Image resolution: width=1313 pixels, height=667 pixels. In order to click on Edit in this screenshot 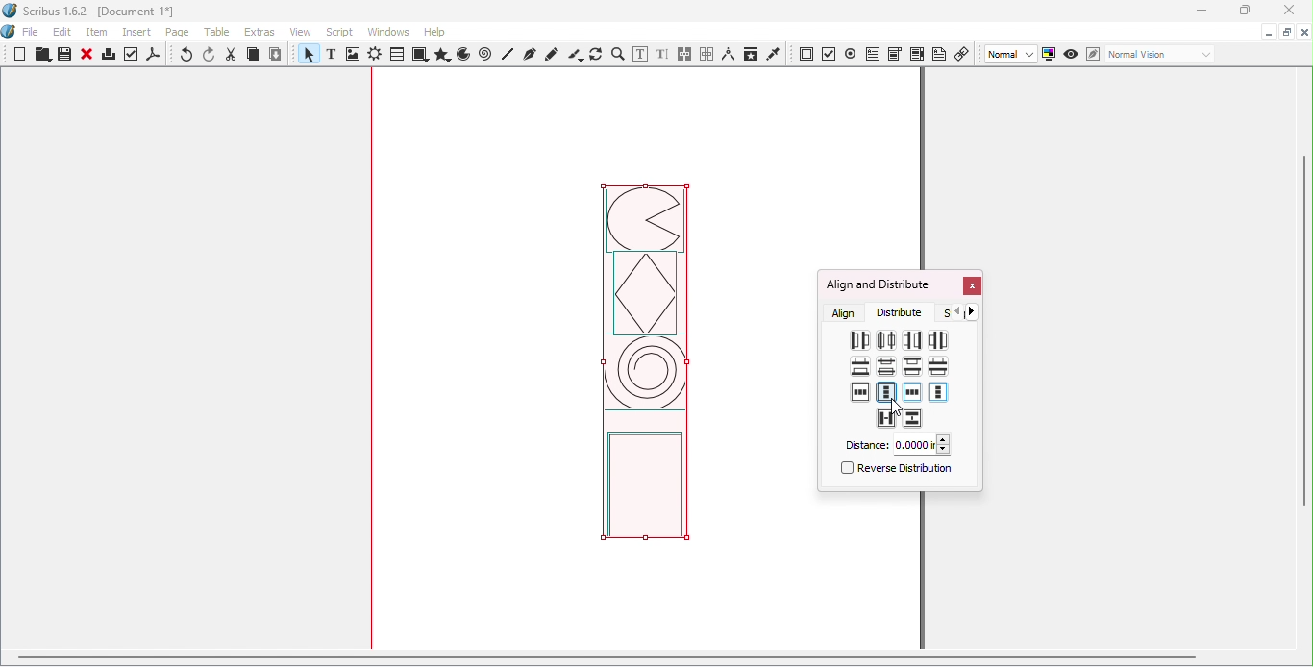, I will do `click(62, 32)`.